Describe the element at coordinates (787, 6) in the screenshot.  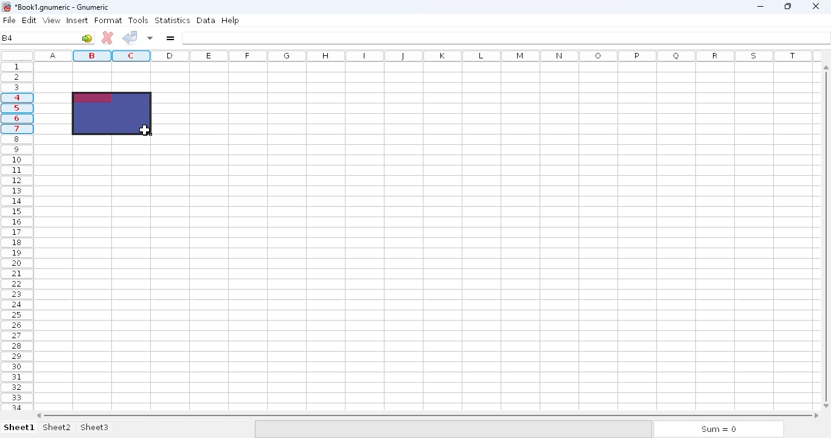
I see `maximize` at that location.